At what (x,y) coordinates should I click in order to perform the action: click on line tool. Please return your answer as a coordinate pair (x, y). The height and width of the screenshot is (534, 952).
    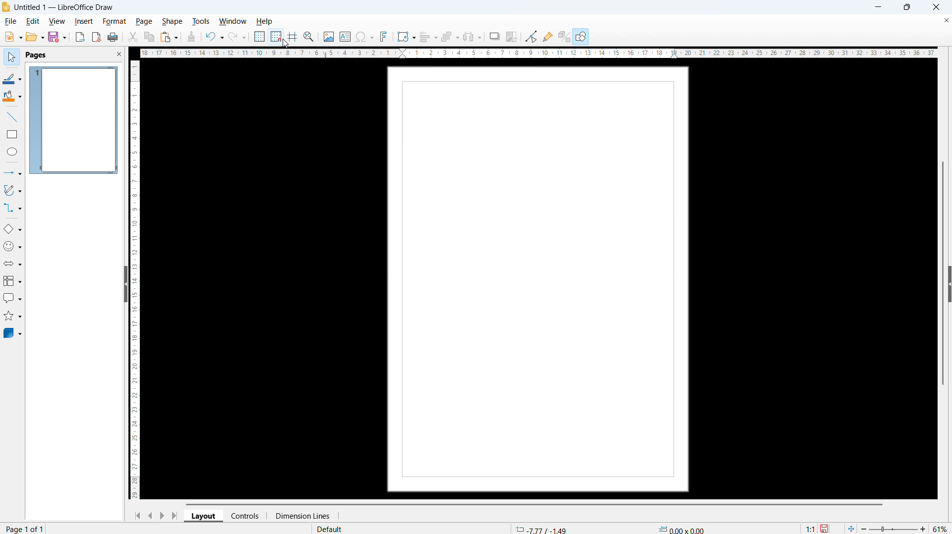
    Looking at the image, I should click on (13, 116).